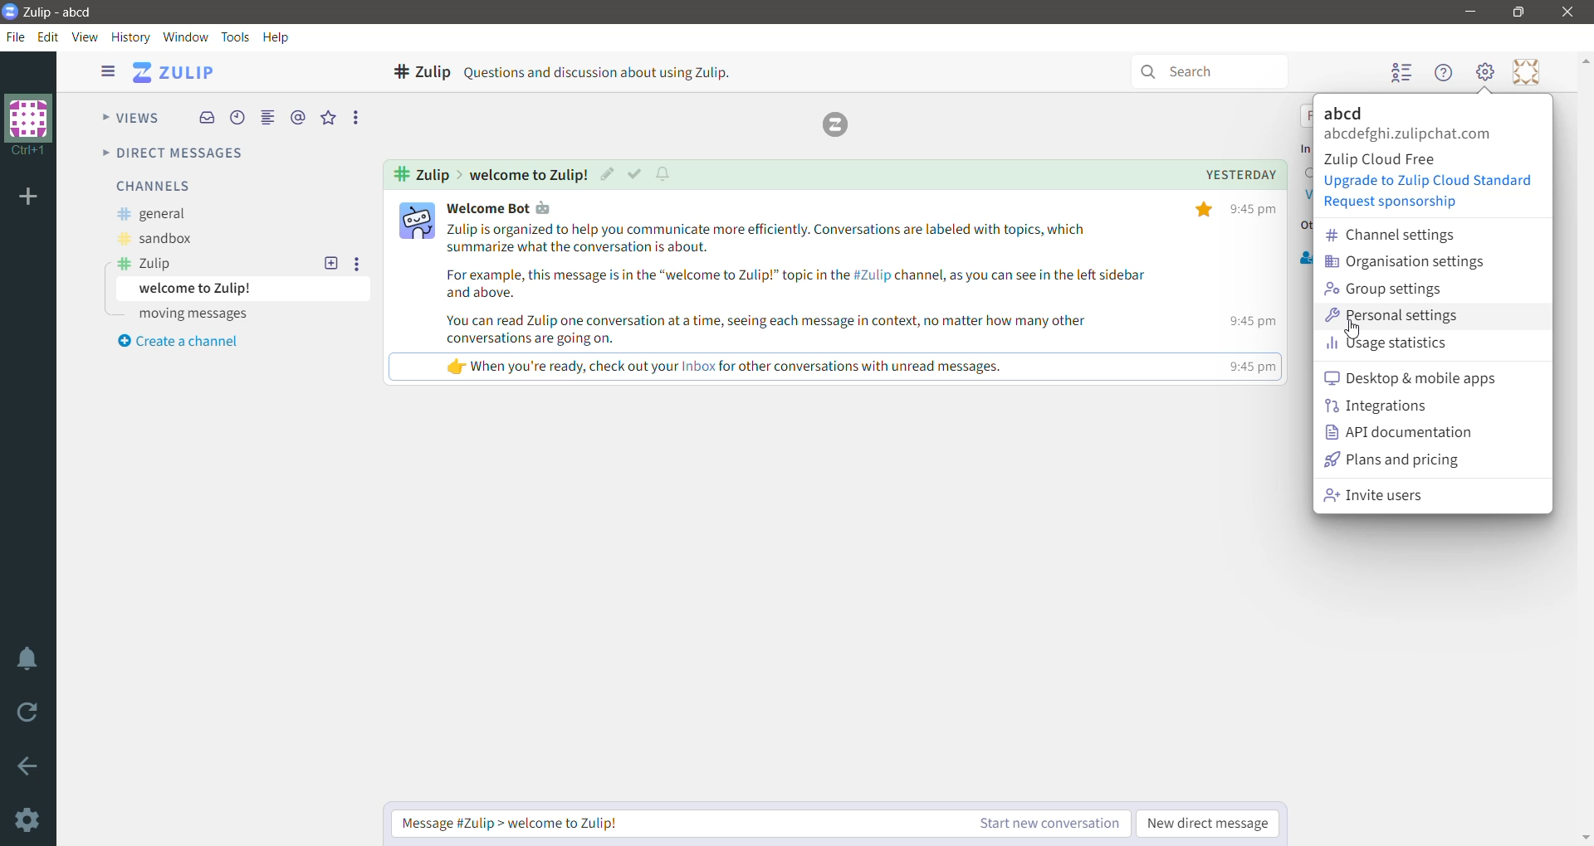 The width and height of the screenshot is (1594, 846). What do you see at coordinates (531, 174) in the screenshot?
I see `Welcome to Zulip(Message Topic)` at bounding box center [531, 174].